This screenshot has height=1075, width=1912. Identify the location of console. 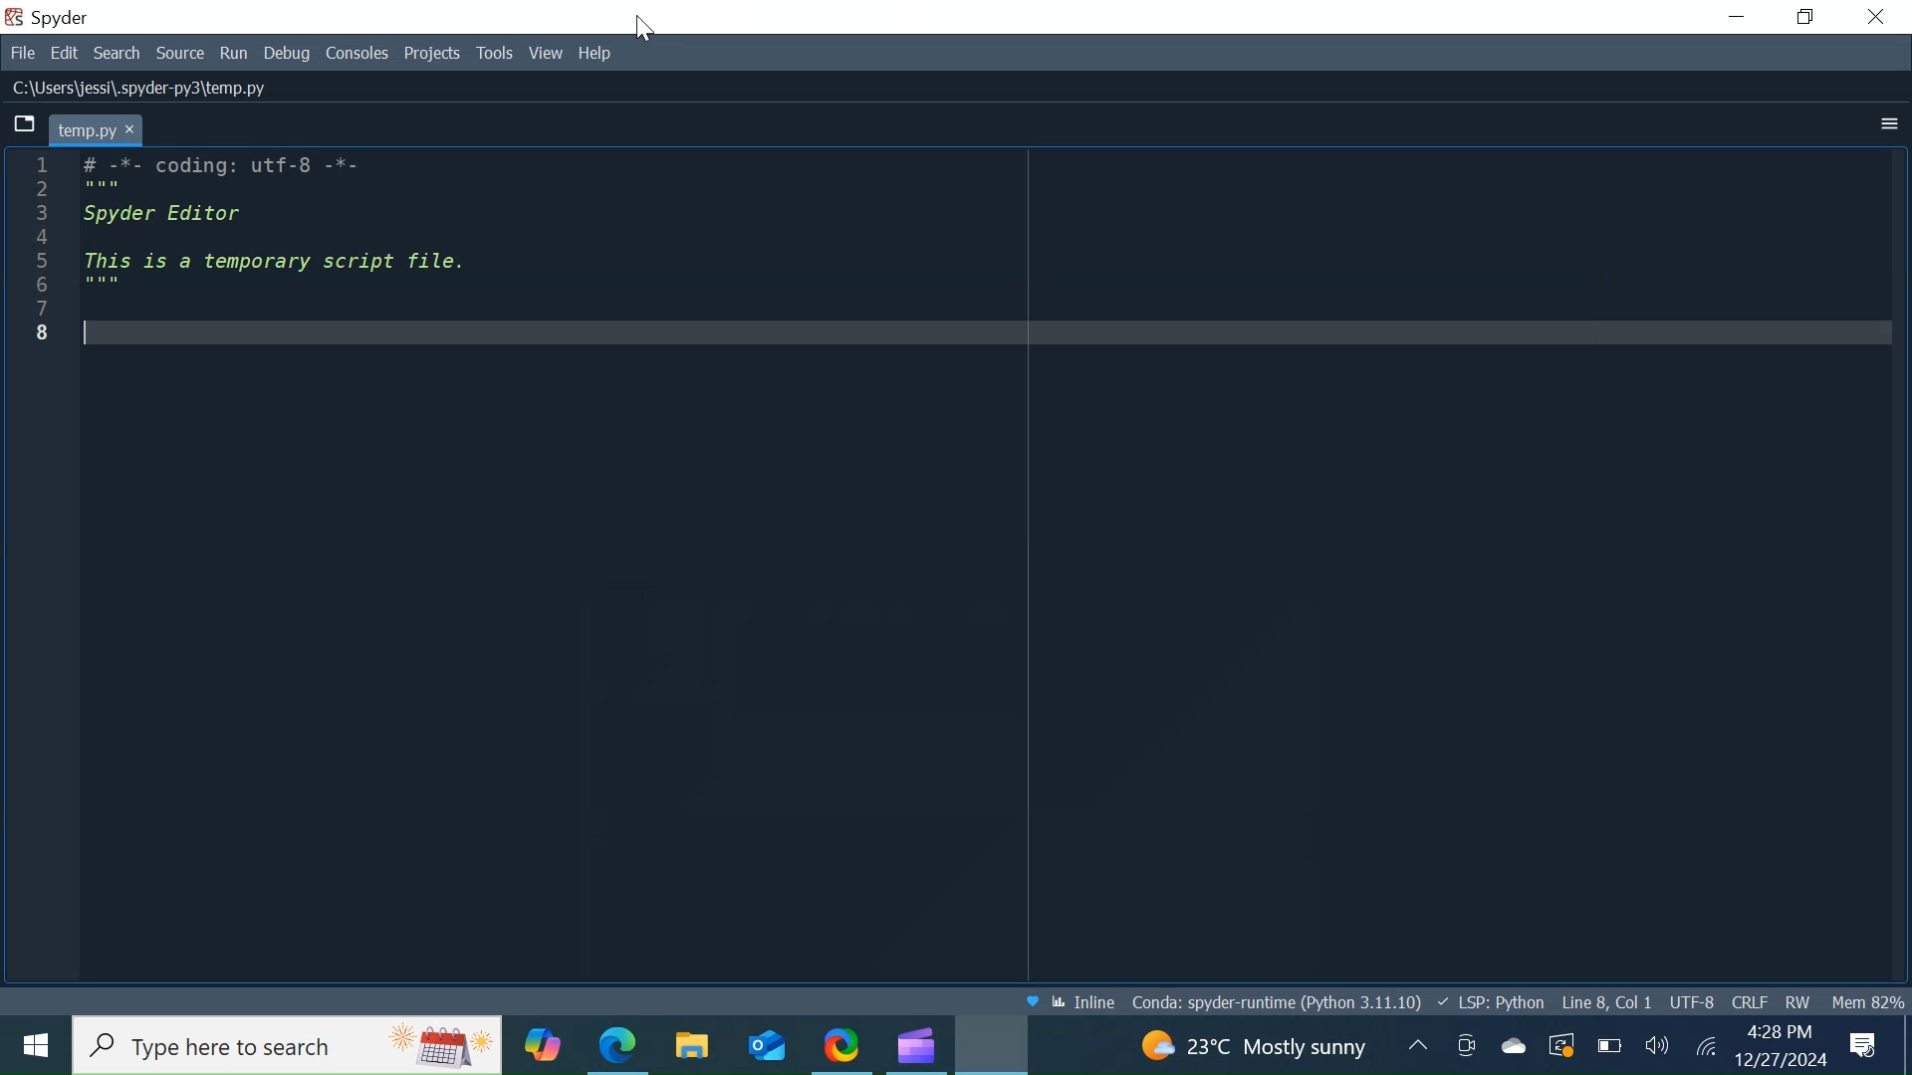
(357, 53).